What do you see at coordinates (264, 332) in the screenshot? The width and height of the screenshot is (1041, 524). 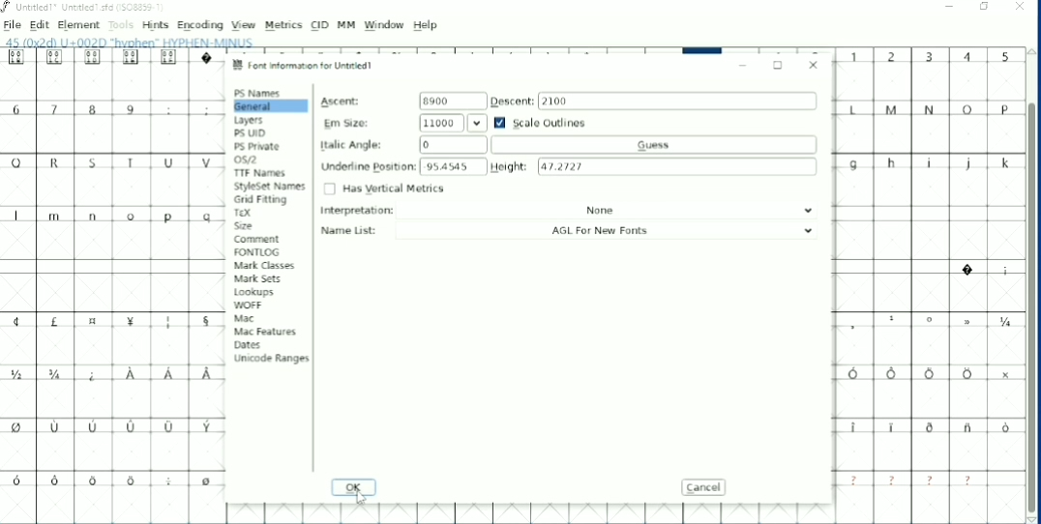 I see `Mac Features` at bounding box center [264, 332].